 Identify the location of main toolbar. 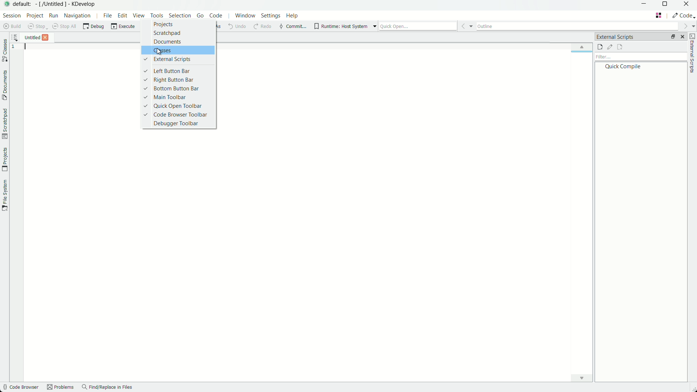
(178, 97).